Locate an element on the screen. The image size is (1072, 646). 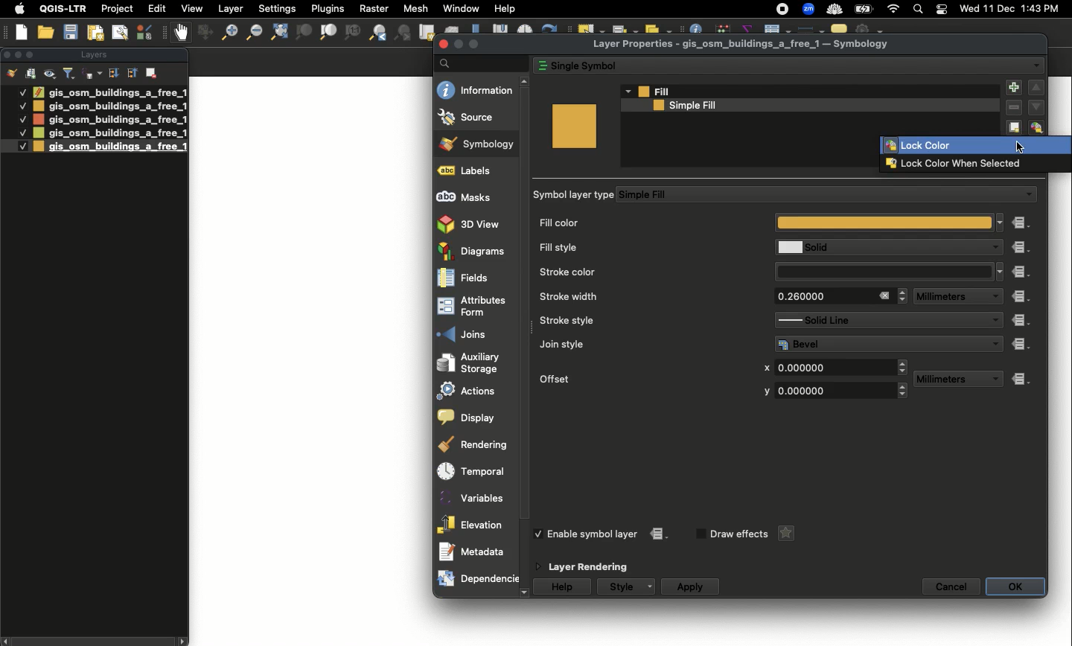
Open the layer styling panel is located at coordinates (12, 74).